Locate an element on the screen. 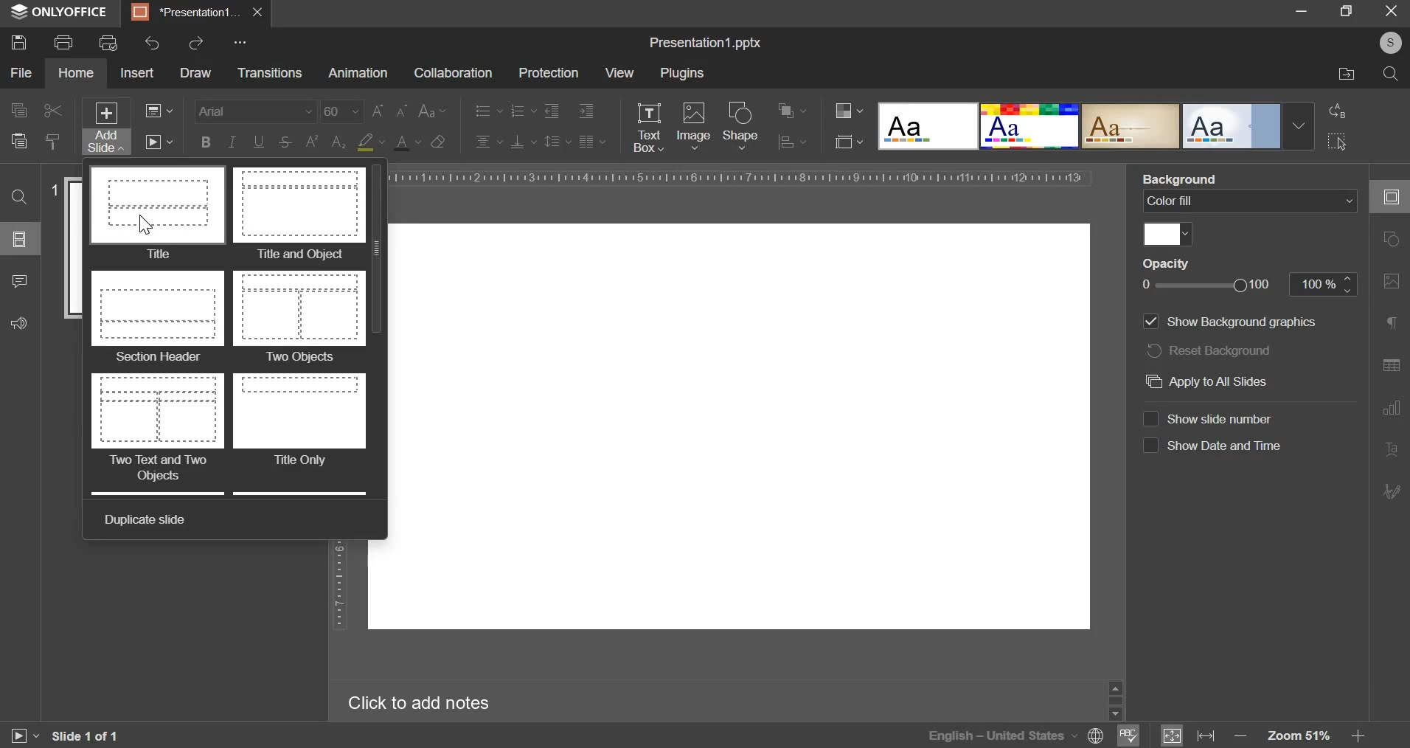 This screenshot has height=748, width=1410. exit is located at coordinates (1392, 10).